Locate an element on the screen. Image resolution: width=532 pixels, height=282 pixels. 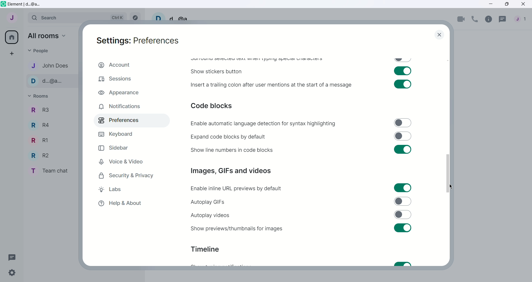
Toggle switch on is located at coordinates (403, 264).